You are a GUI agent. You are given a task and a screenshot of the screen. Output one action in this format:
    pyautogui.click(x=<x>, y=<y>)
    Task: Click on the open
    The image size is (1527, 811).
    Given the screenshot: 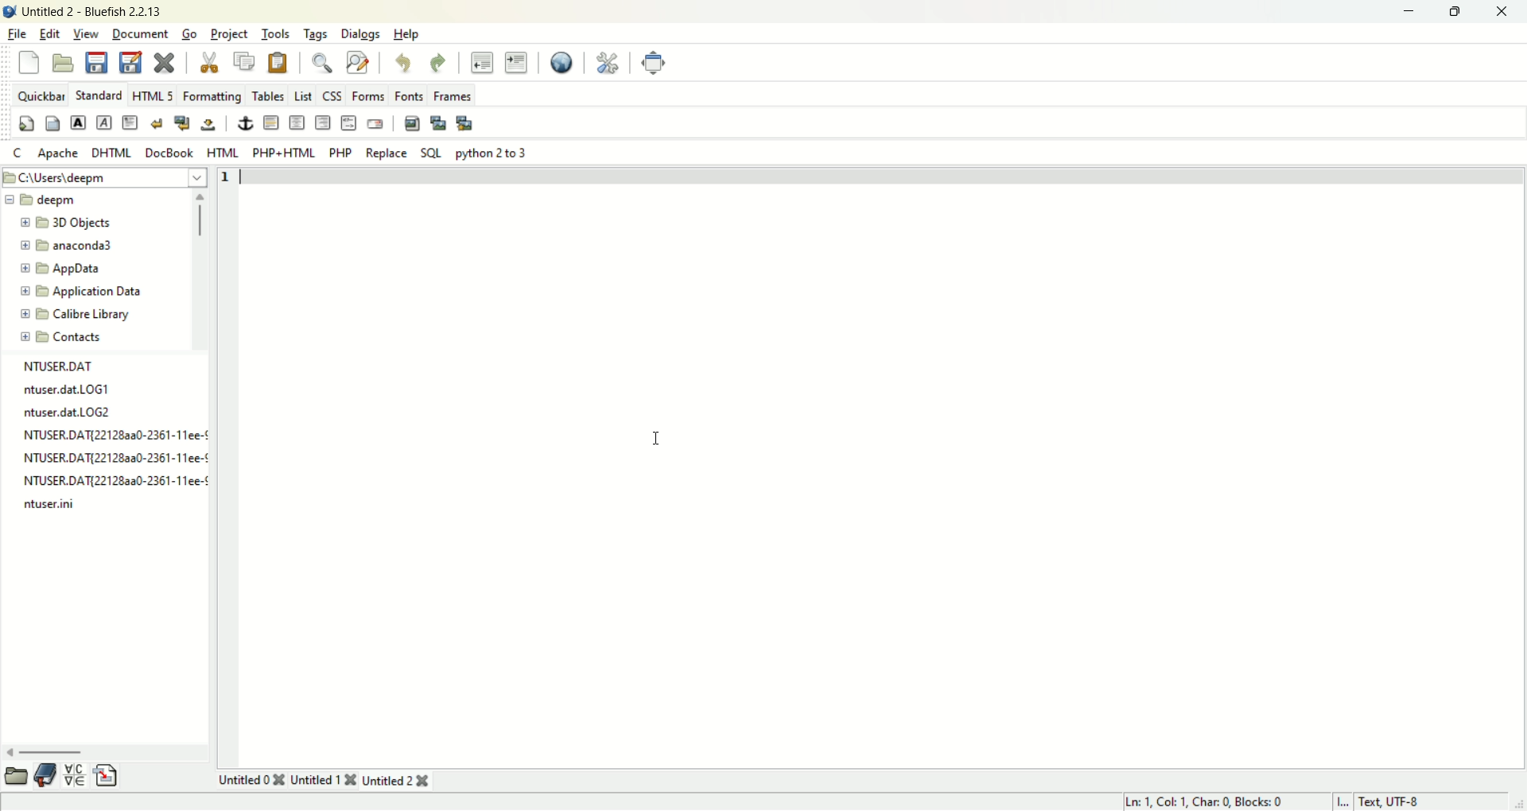 What is the action you would take?
    pyautogui.click(x=14, y=775)
    